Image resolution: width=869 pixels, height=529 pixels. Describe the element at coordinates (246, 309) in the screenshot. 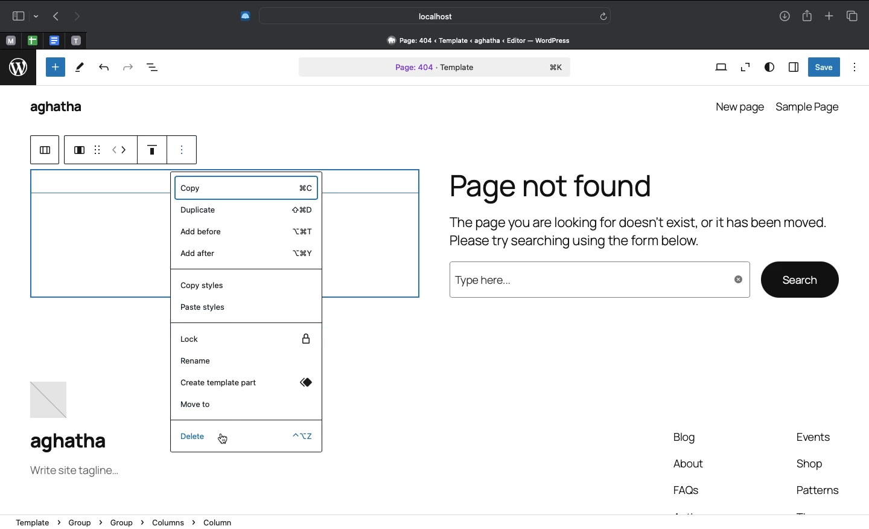

I see `paste styles` at that location.